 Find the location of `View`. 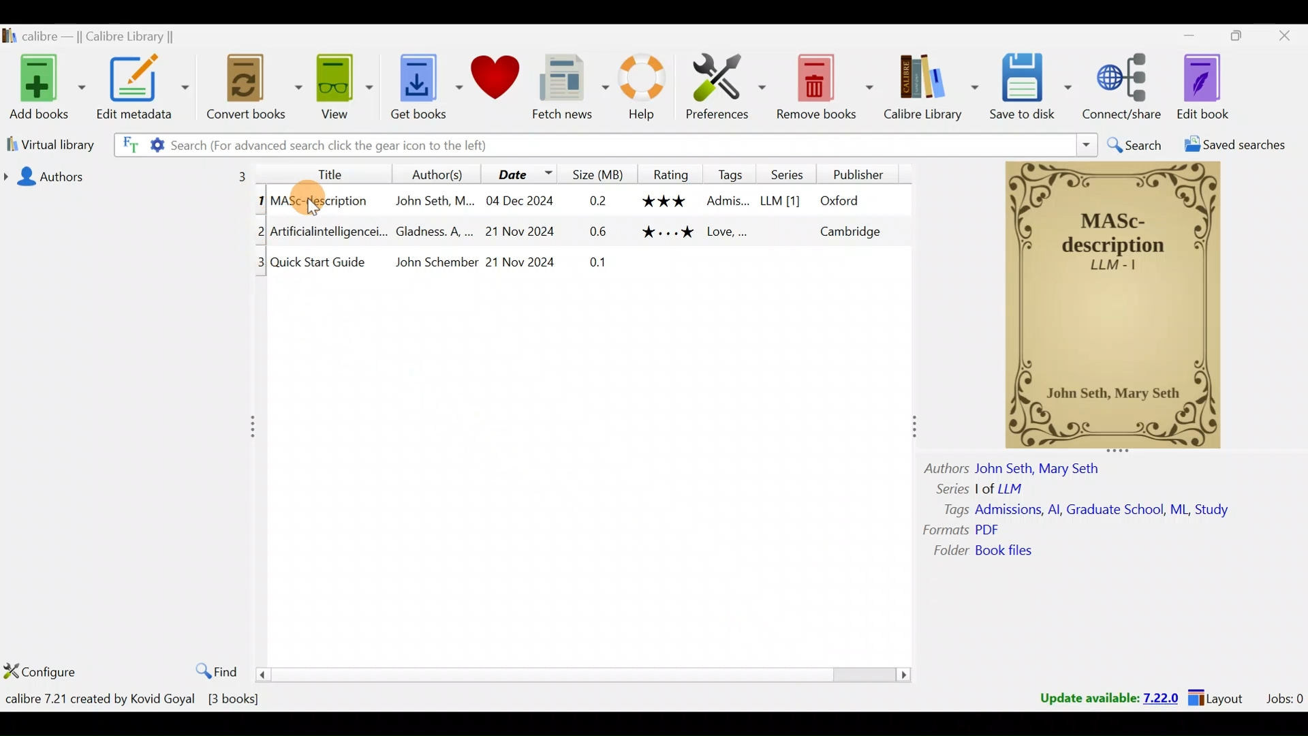

View is located at coordinates (345, 87).